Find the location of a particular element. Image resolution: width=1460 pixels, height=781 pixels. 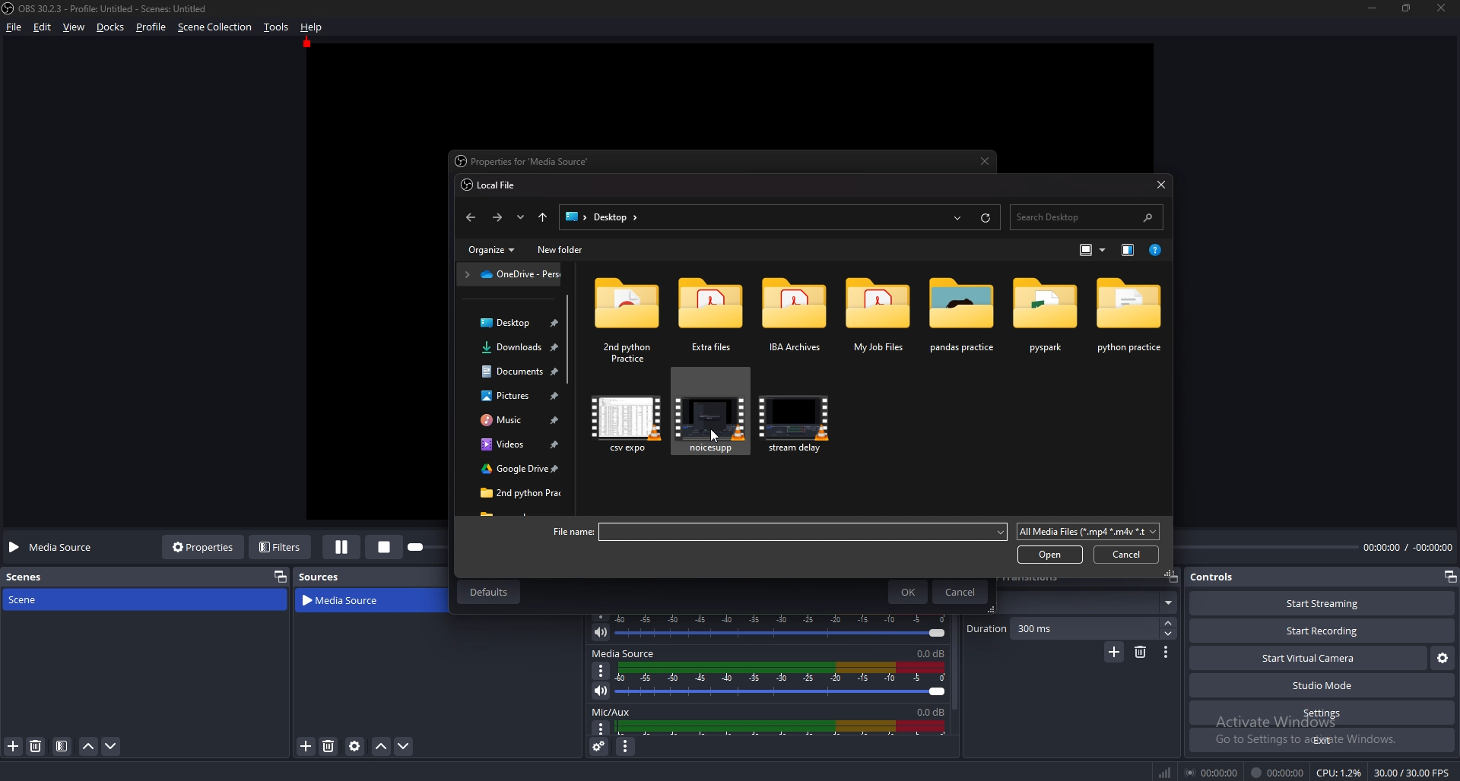

Move sources down is located at coordinates (403, 746).